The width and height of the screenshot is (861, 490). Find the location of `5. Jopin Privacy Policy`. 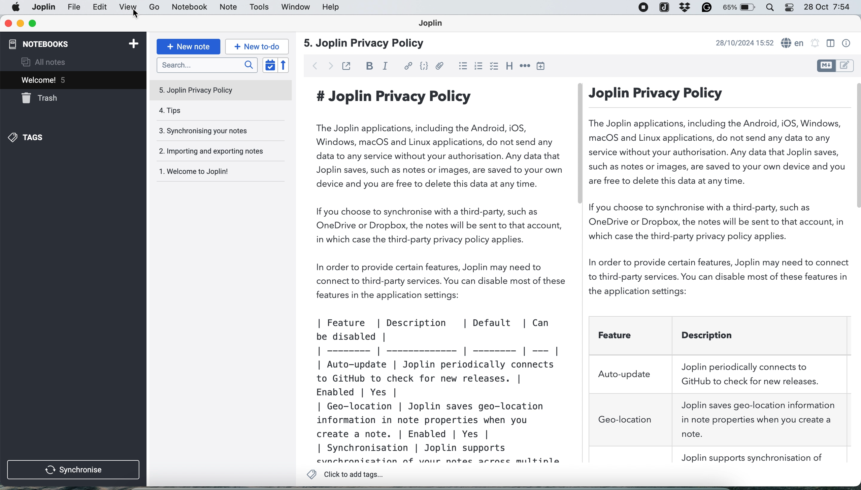

5. Jopin Privacy Policy is located at coordinates (219, 90).